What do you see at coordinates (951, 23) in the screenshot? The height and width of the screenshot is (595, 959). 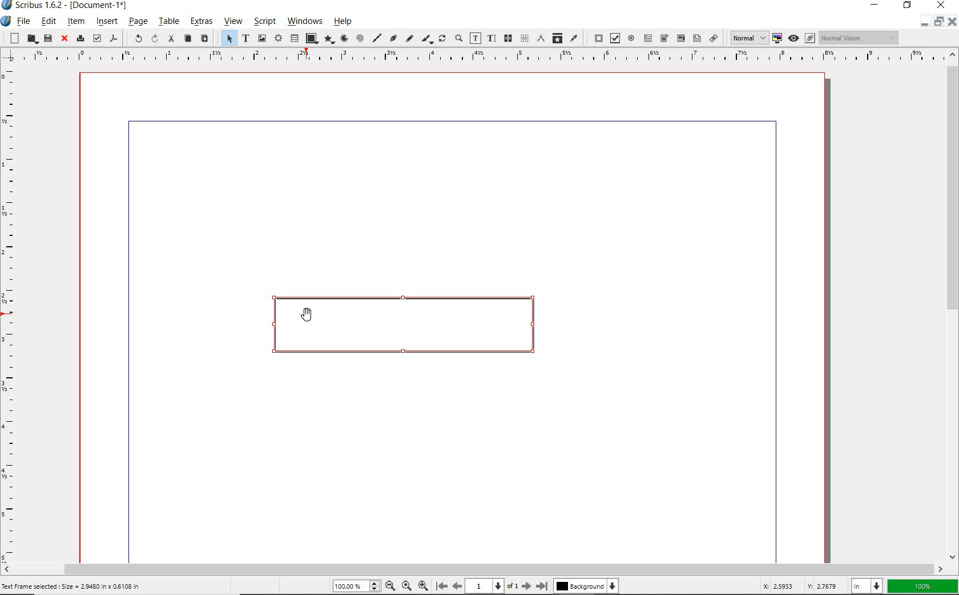 I see `Close` at bounding box center [951, 23].